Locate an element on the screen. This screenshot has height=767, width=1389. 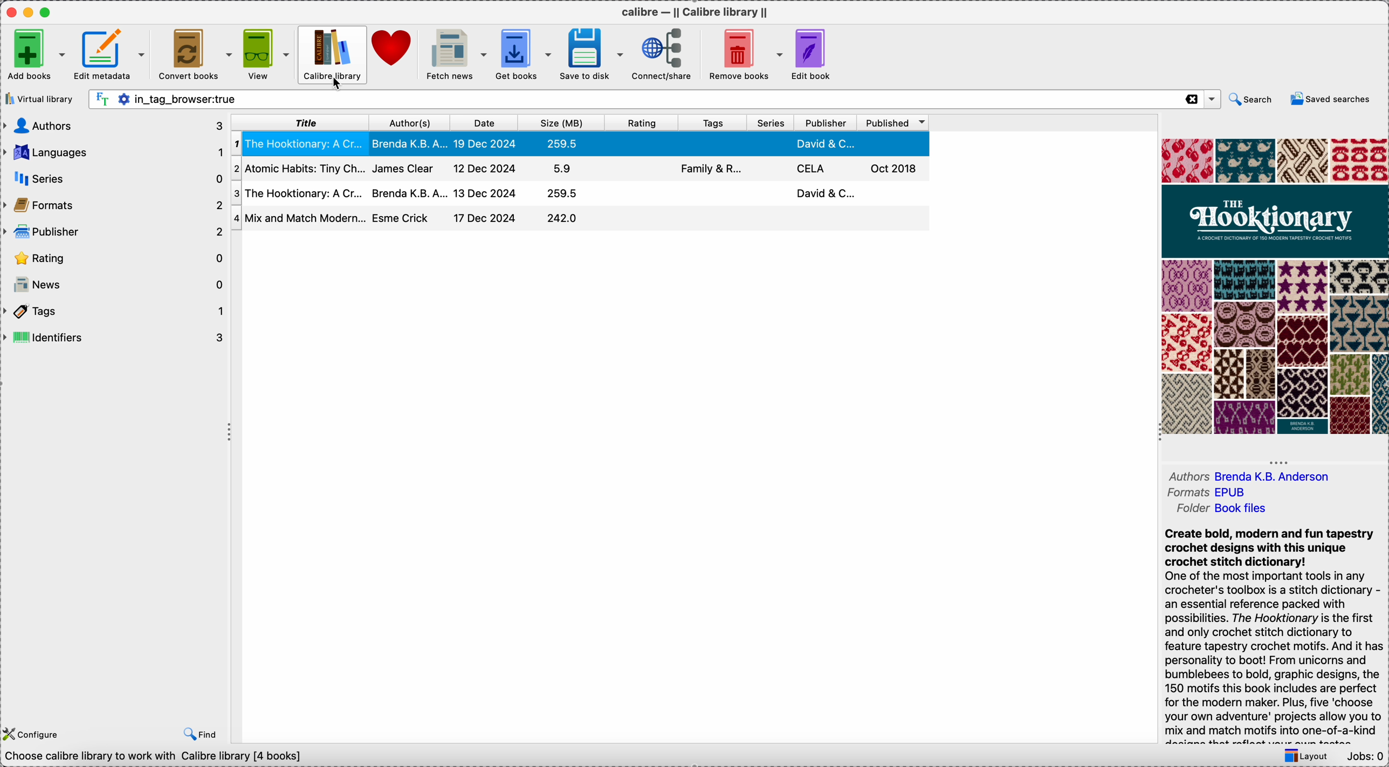
edit metadata is located at coordinates (111, 58).